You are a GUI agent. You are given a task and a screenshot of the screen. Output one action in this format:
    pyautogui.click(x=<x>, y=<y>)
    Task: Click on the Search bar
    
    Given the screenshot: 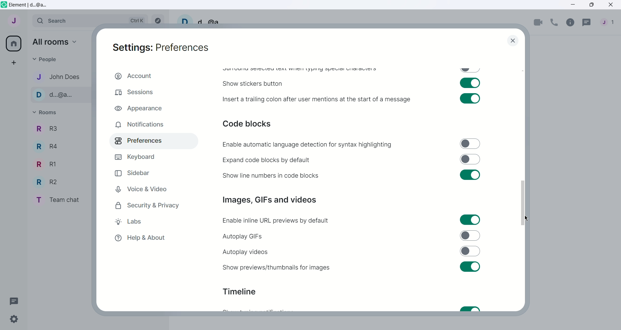 What is the action you would take?
    pyautogui.click(x=90, y=20)
    